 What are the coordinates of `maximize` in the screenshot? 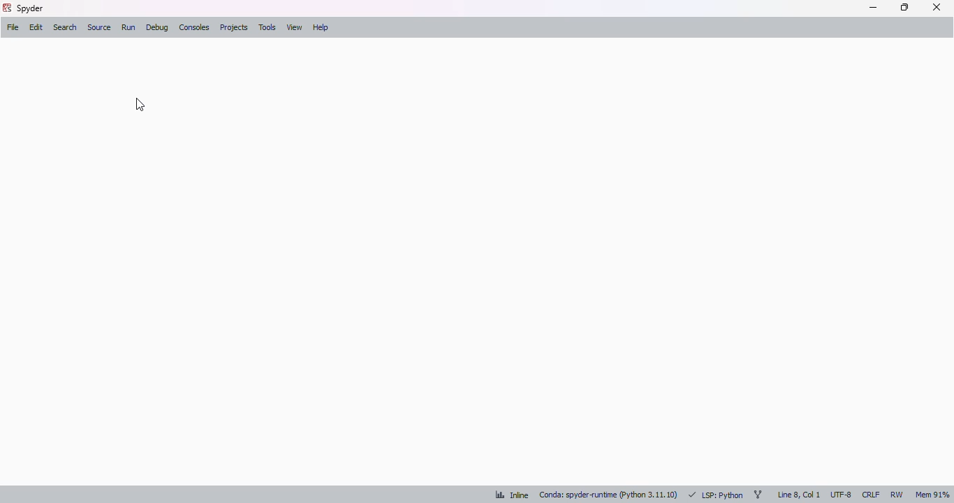 It's located at (904, 7).